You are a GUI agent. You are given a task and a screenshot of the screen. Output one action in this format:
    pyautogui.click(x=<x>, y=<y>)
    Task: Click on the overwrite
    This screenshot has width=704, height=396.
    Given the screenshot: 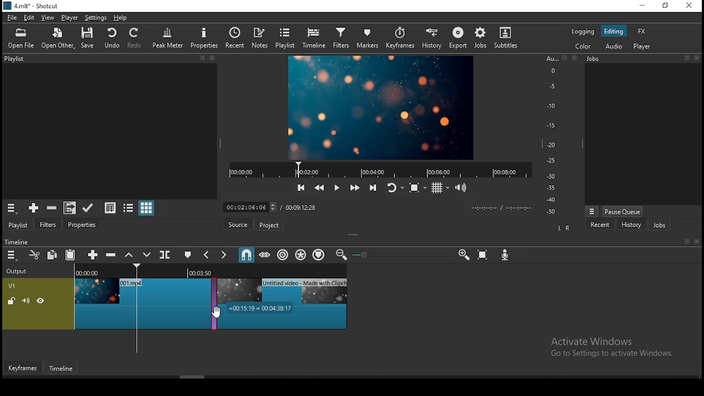 What is the action you would take?
    pyautogui.click(x=147, y=255)
    